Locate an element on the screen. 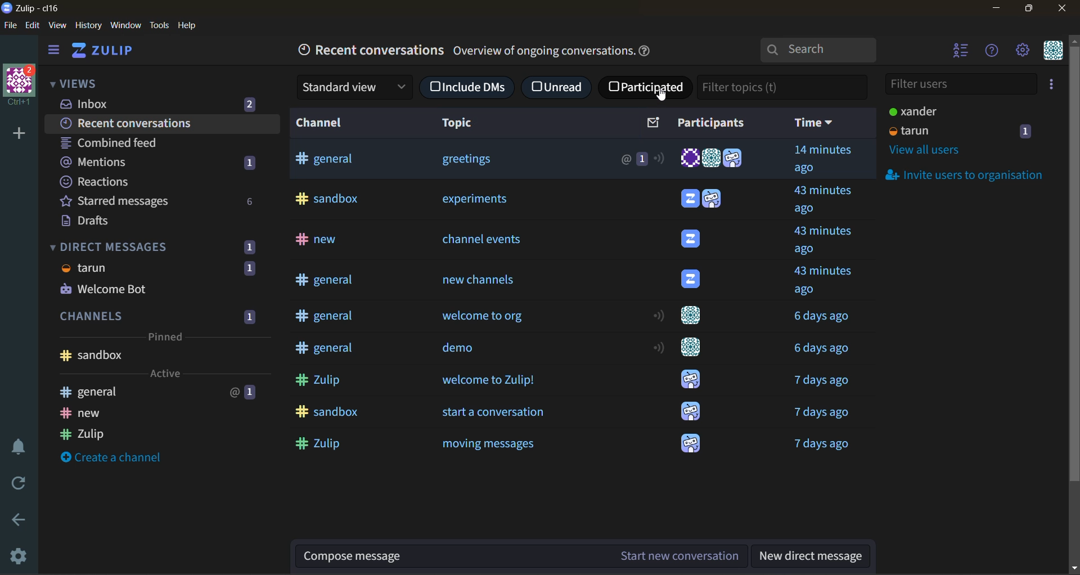 Image resolution: width=1080 pixels, height=575 pixels. participants is located at coordinates (698, 125).